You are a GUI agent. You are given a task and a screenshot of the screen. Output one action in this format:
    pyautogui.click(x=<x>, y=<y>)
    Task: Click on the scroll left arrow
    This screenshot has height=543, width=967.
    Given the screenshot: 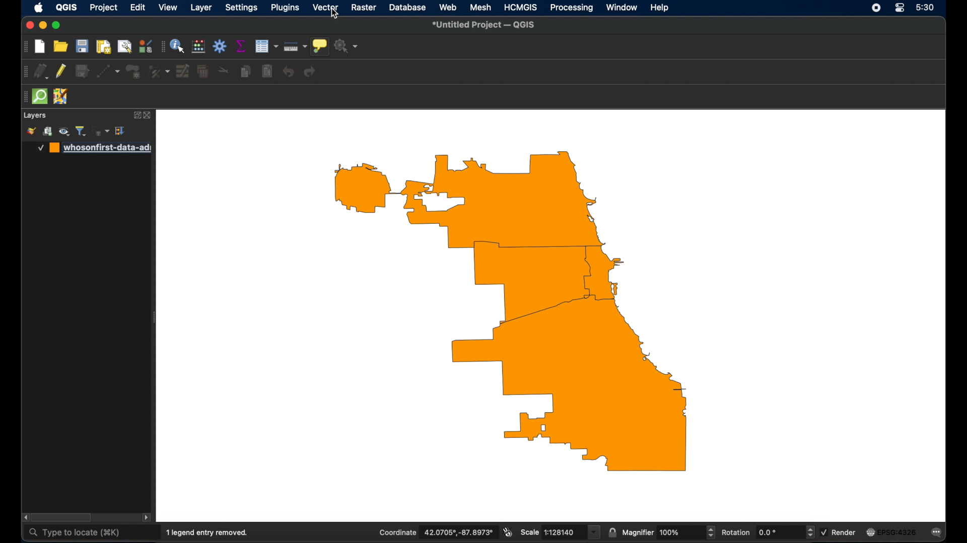 What is the action you would take?
    pyautogui.click(x=25, y=517)
    